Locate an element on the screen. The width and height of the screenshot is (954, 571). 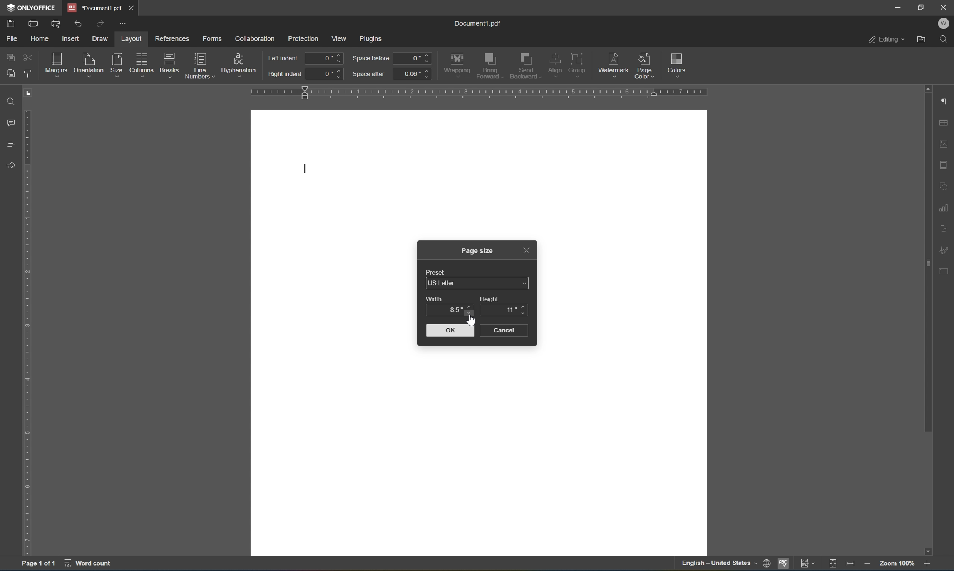
word count is located at coordinates (86, 565).